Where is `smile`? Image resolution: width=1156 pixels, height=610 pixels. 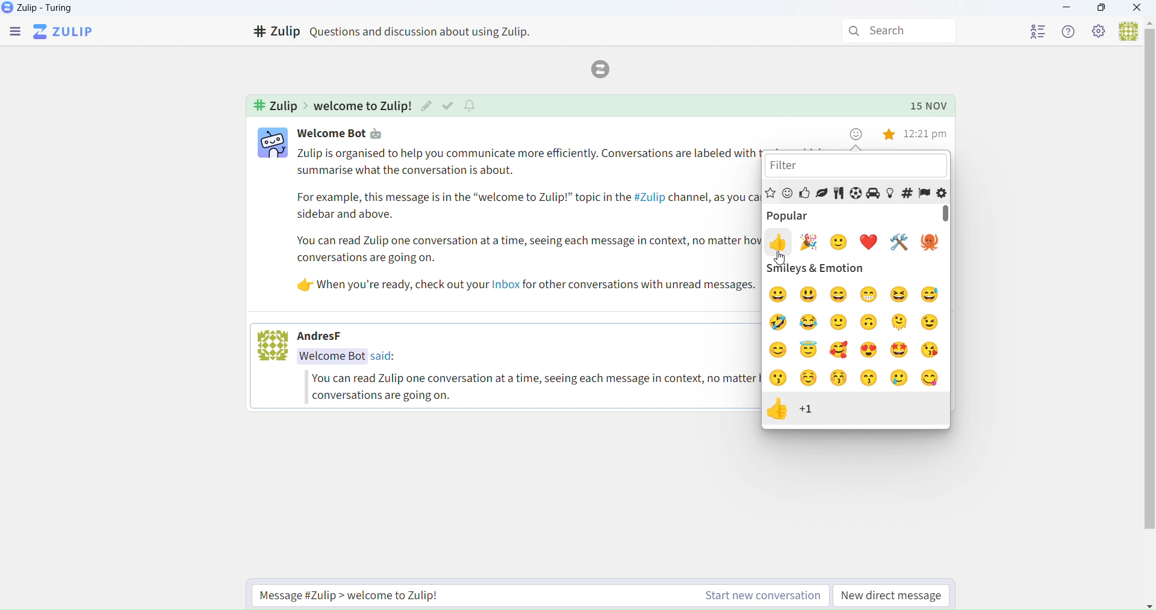 smile is located at coordinates (840, 322).